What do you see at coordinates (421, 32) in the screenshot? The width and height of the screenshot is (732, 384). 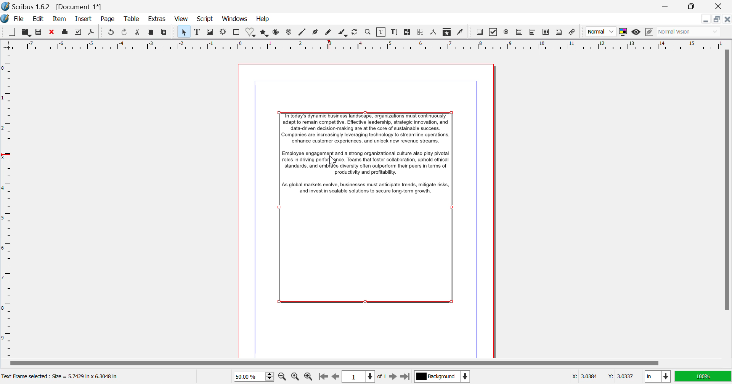 I see `Delink Text Frames` at bounding box center [421, 32].